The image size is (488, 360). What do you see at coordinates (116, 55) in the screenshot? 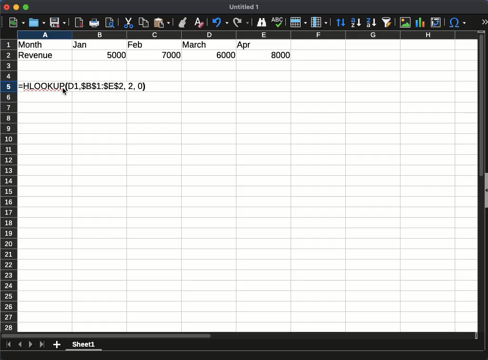
I see `5000` at bounding box center [116, 55].